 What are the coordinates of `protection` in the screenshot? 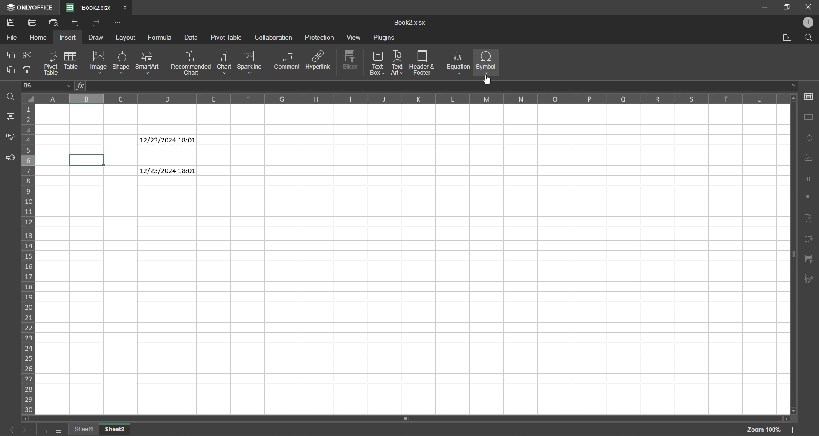 It's located at (320, 38).